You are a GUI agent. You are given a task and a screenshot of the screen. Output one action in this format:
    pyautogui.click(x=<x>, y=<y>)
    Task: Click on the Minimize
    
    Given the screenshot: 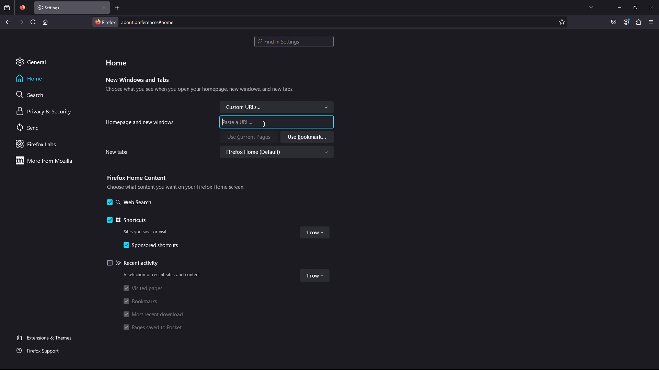 What is the action you would take?
    pyautogui.click(x=619, y=7)
    